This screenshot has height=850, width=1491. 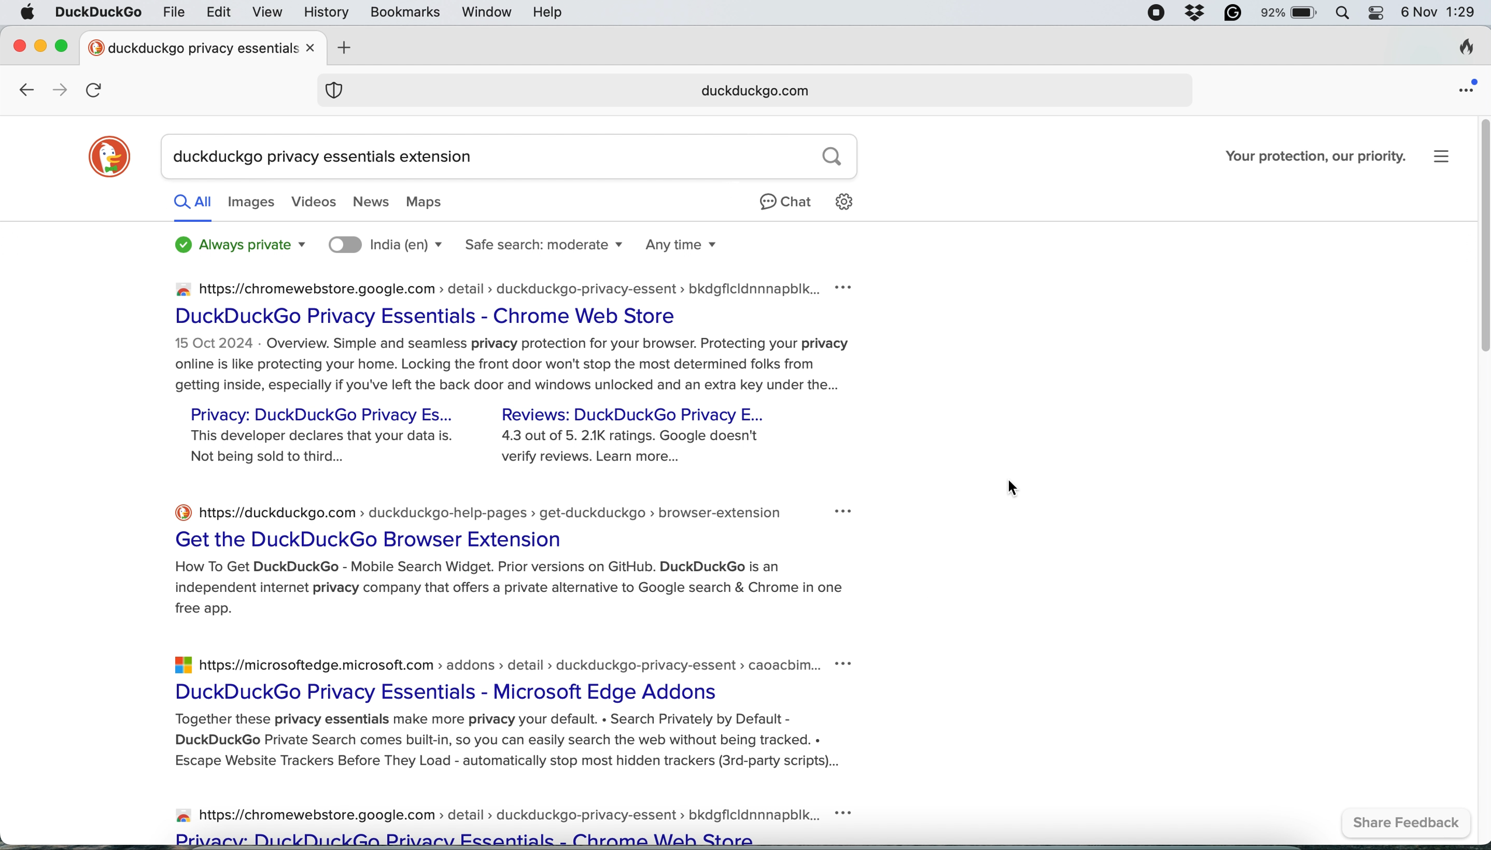 I want to click on Overview., so click(x=512, y=363).